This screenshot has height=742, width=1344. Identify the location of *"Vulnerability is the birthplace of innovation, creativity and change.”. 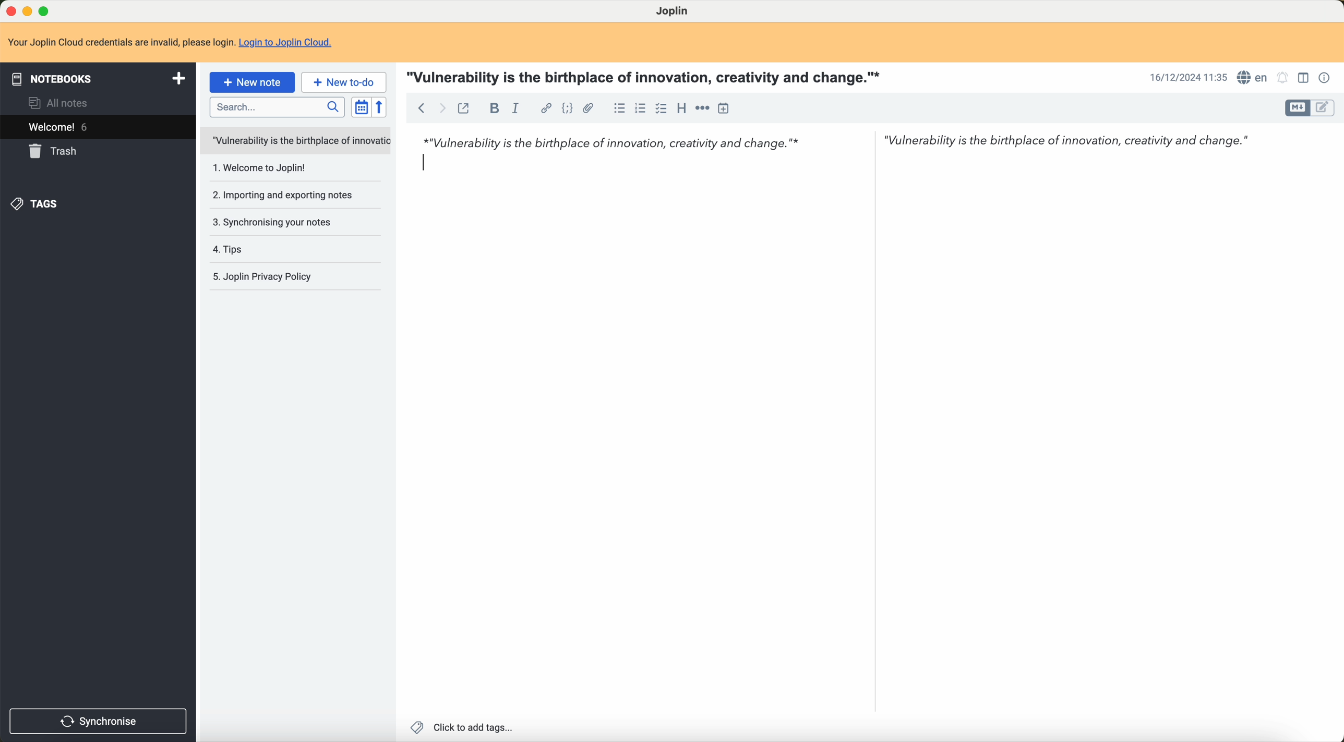
(620, 143).